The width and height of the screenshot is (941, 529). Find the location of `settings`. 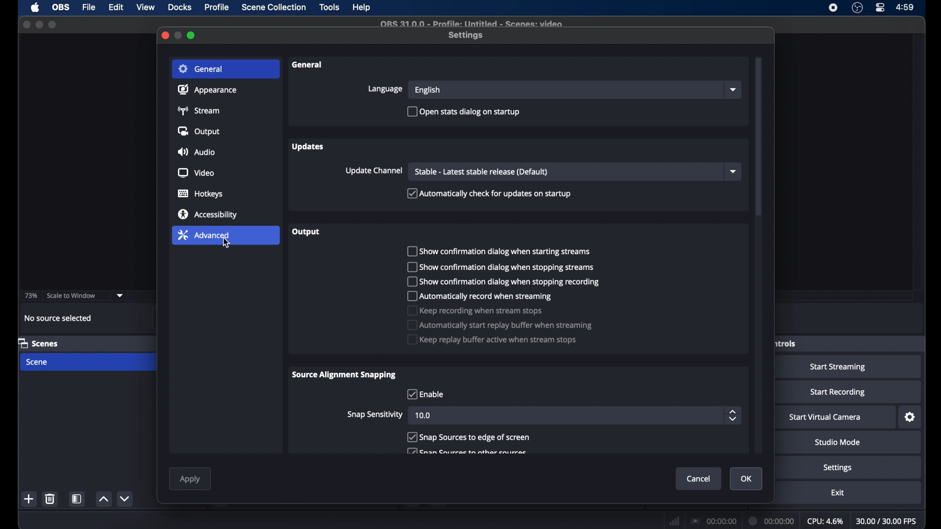

settings is located at coordinates (467, 36).